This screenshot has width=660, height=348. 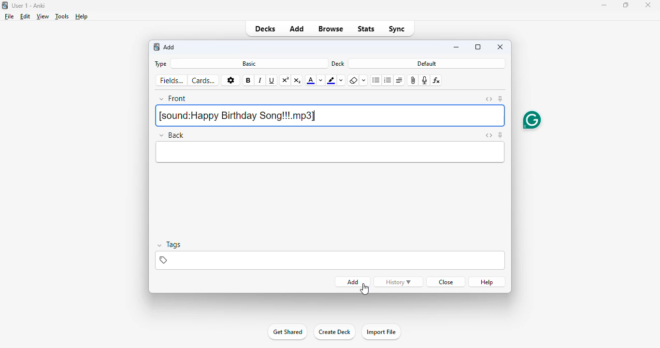 I want to click on fields, so click(x=171, y=80).